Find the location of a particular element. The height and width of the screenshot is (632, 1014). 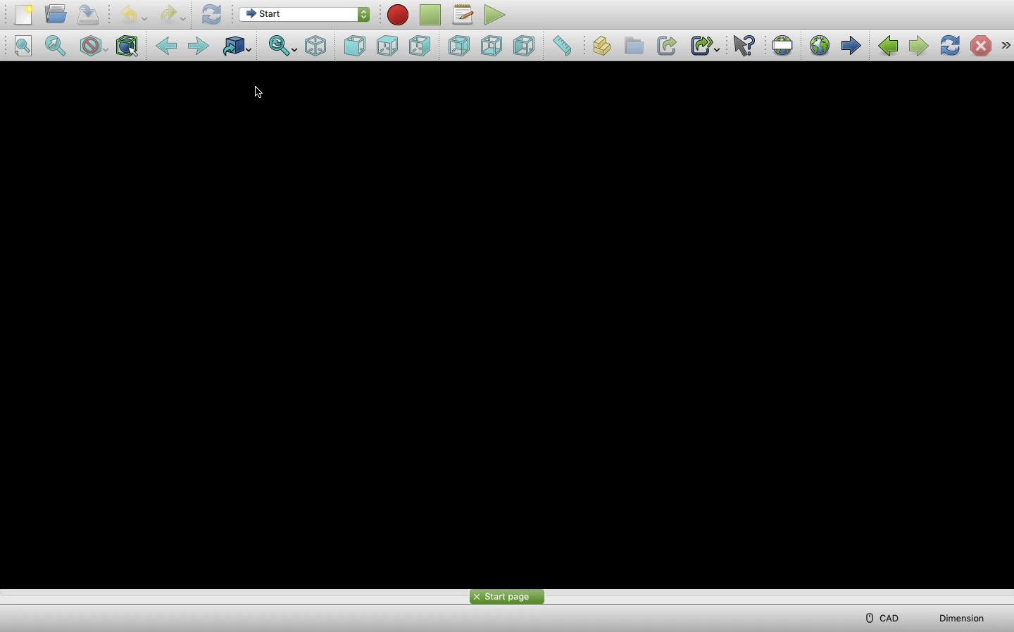

Draw Style is located at coordinates (94, 46).